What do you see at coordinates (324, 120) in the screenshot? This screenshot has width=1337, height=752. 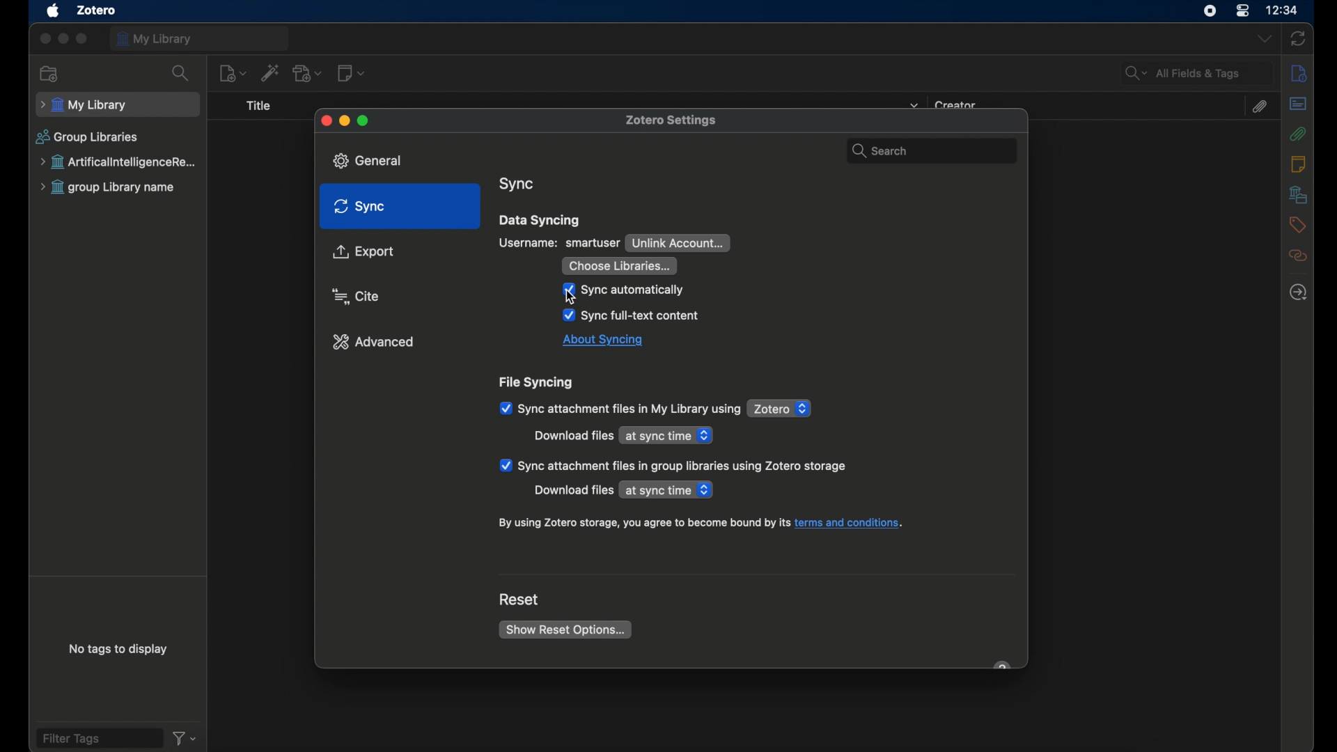 I see `close` at bounding box center [324, 120].